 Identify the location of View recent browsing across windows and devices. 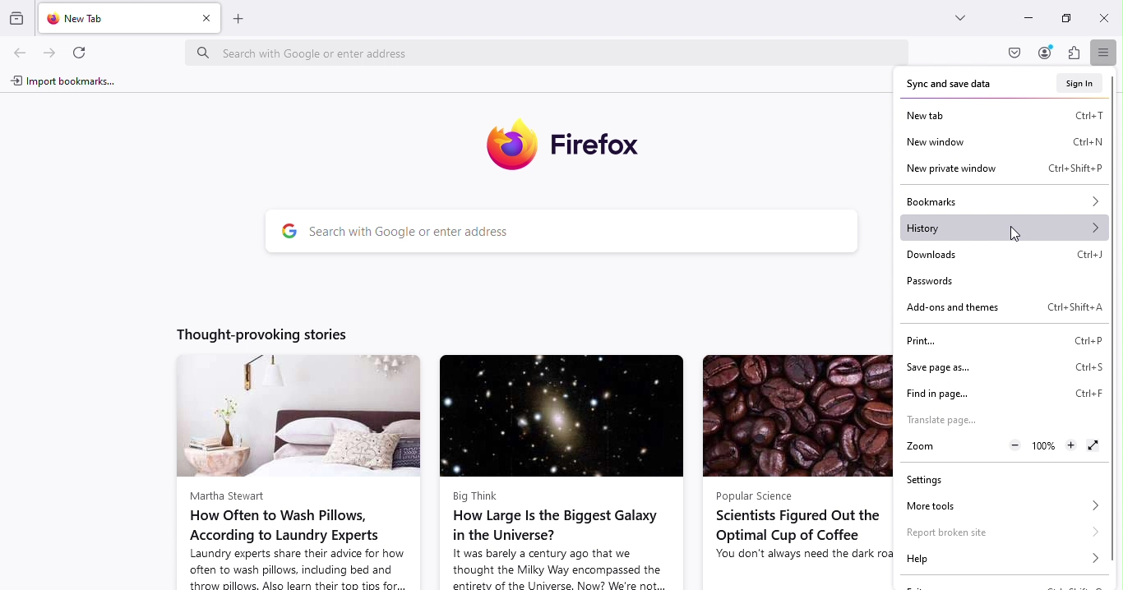
(19, 18).